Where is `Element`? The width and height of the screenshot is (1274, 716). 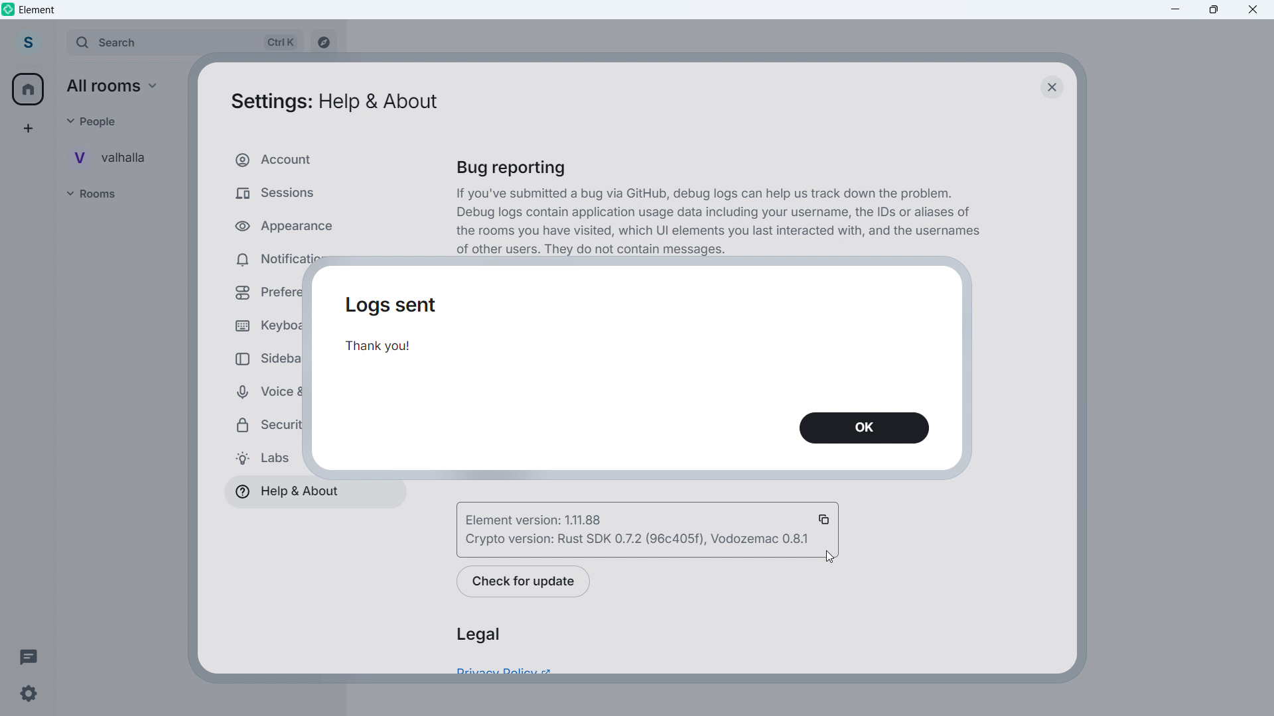 Element is located at coordinates (38, 10).